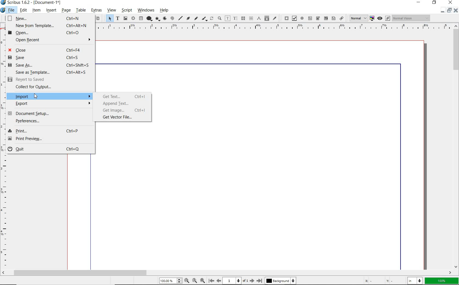  Describe the element at coordinates (50, 57) in the screenshot. I see `Save Ctrl+S` at that location.